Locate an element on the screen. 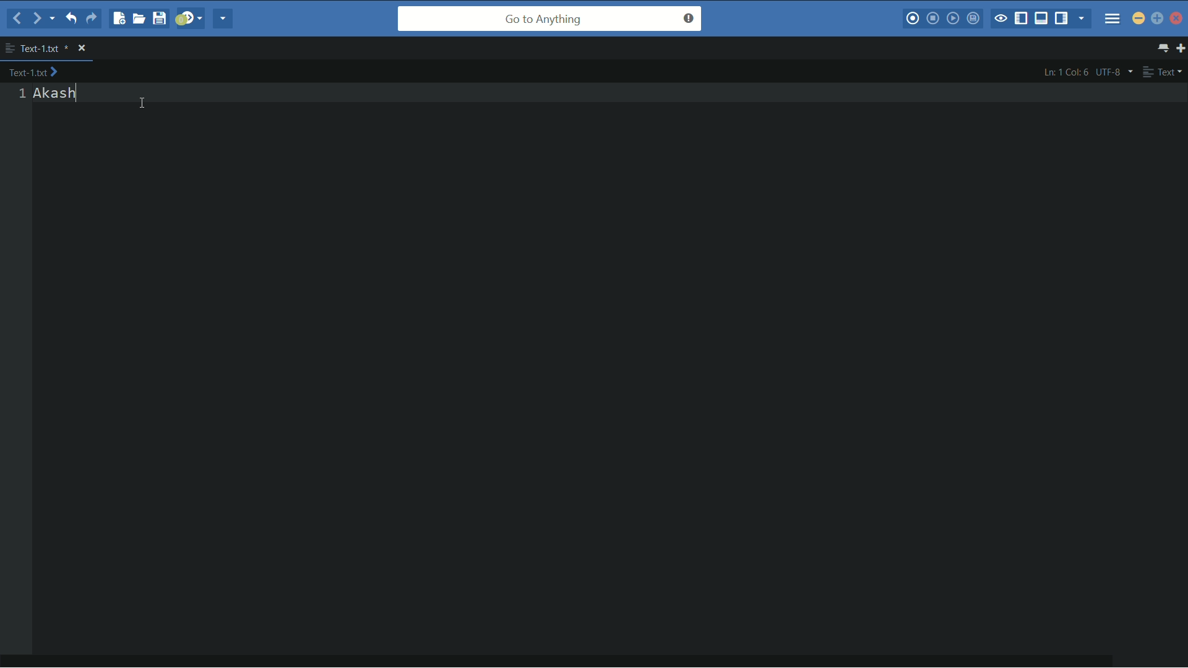 This screenshot has width=1188, height=668. play the last macro is located at coordinates (952, 17).